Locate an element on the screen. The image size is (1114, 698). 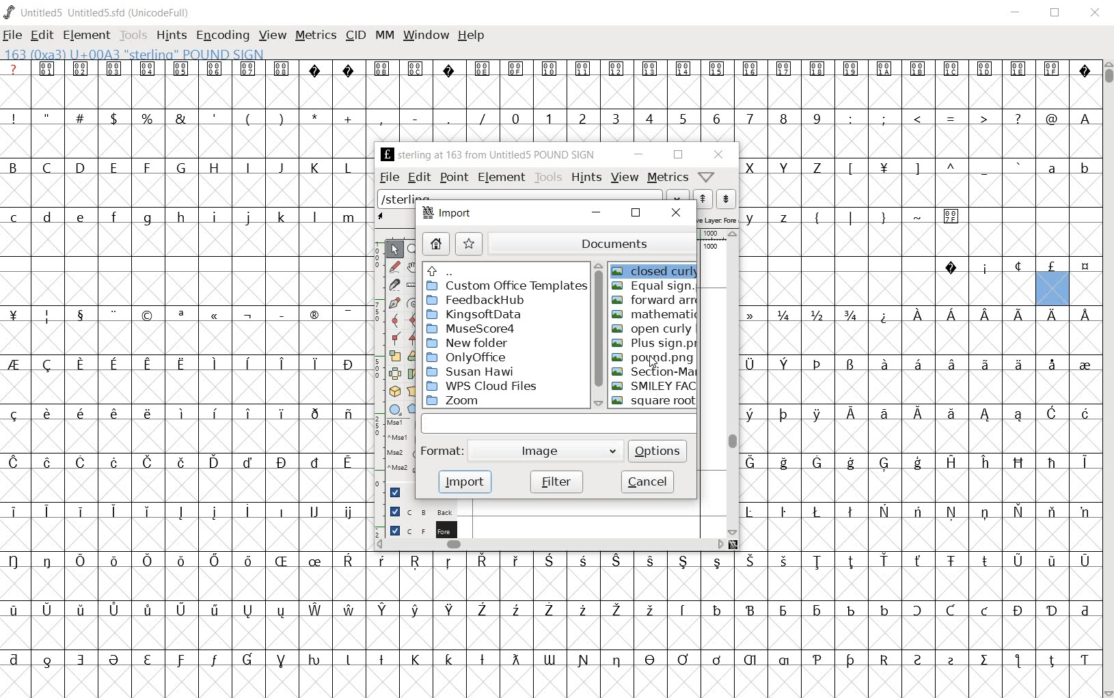
Symbol is located at coordinates (718, 70).